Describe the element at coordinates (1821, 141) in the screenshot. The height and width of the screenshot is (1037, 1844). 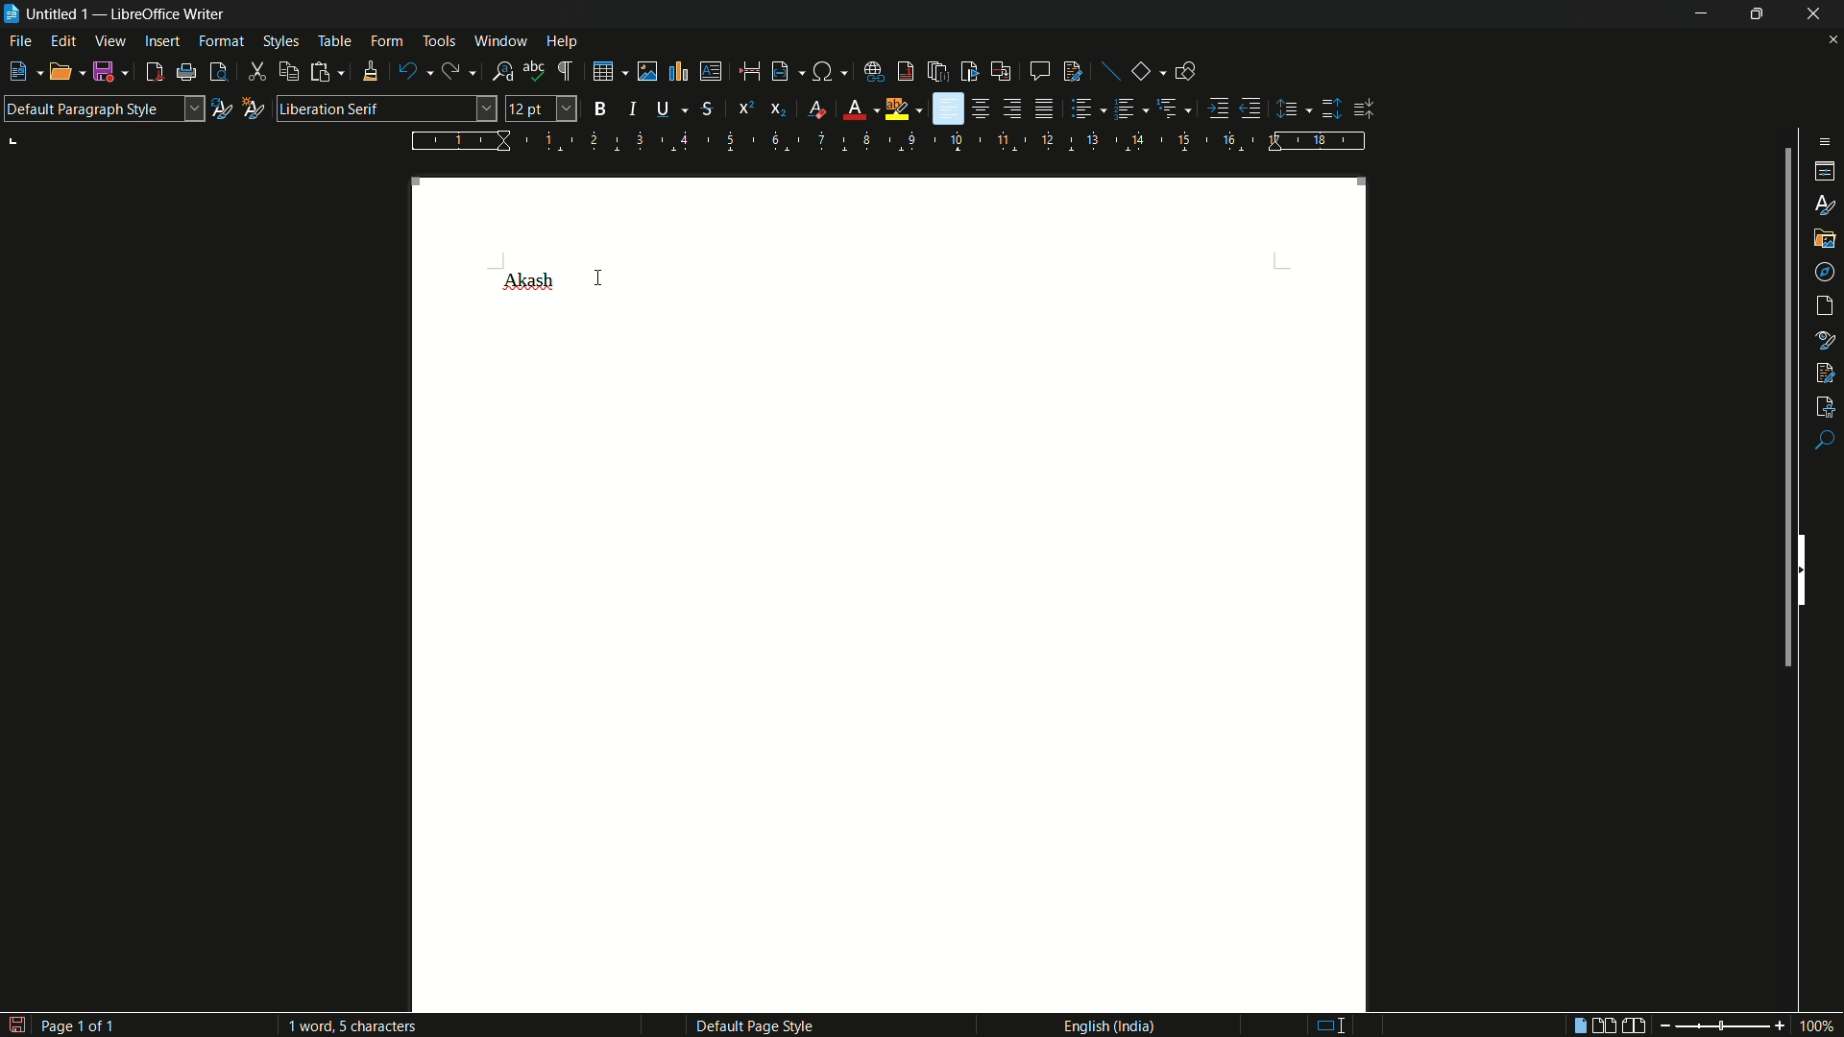
I see `sidebar settings` at that location.